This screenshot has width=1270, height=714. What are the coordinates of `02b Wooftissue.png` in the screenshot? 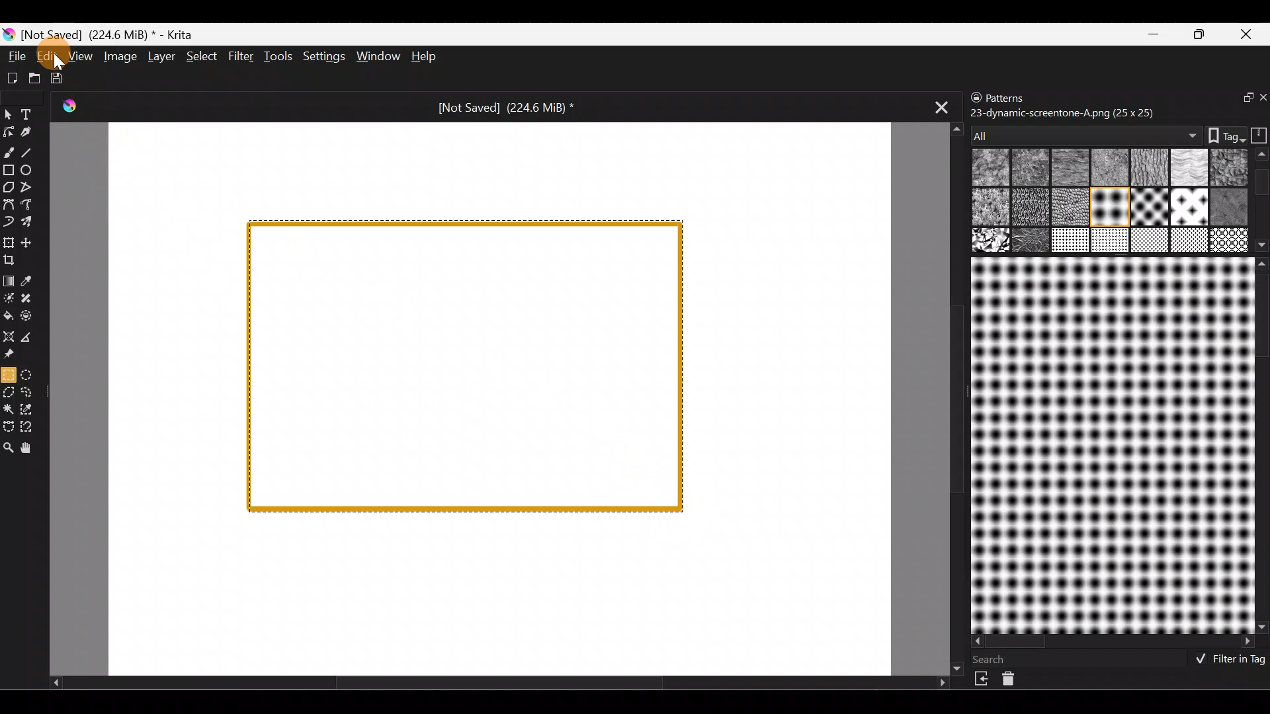 It's located at (1067, 168).